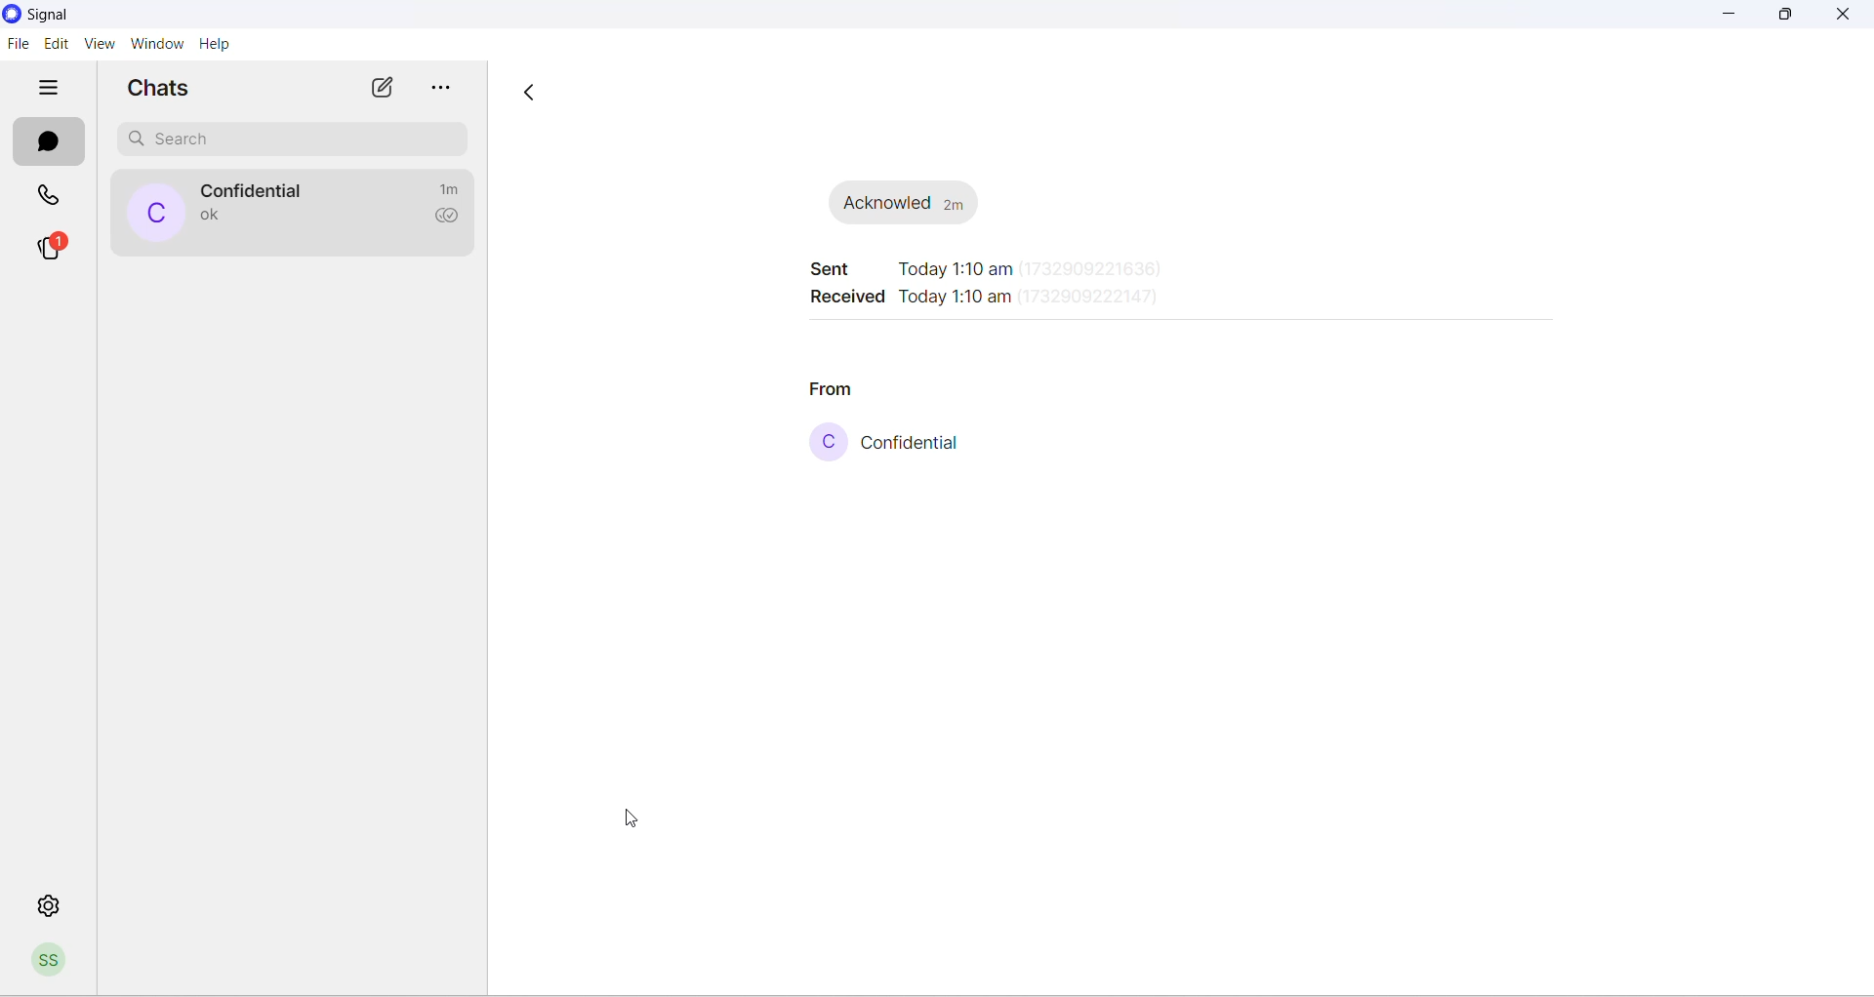  Describe the element at coordinates (444, 89) in the screenshot. I see `more options` at that location.